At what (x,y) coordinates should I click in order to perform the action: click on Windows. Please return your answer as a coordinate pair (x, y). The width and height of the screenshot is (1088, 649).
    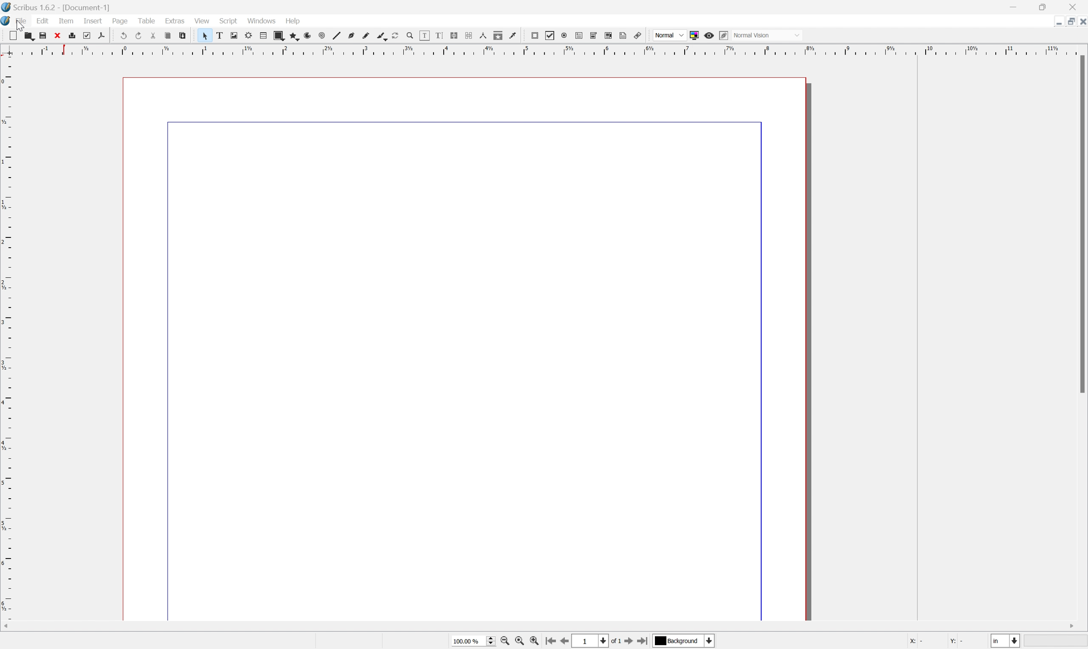
    Looking at the image, I should click on (262, 21).